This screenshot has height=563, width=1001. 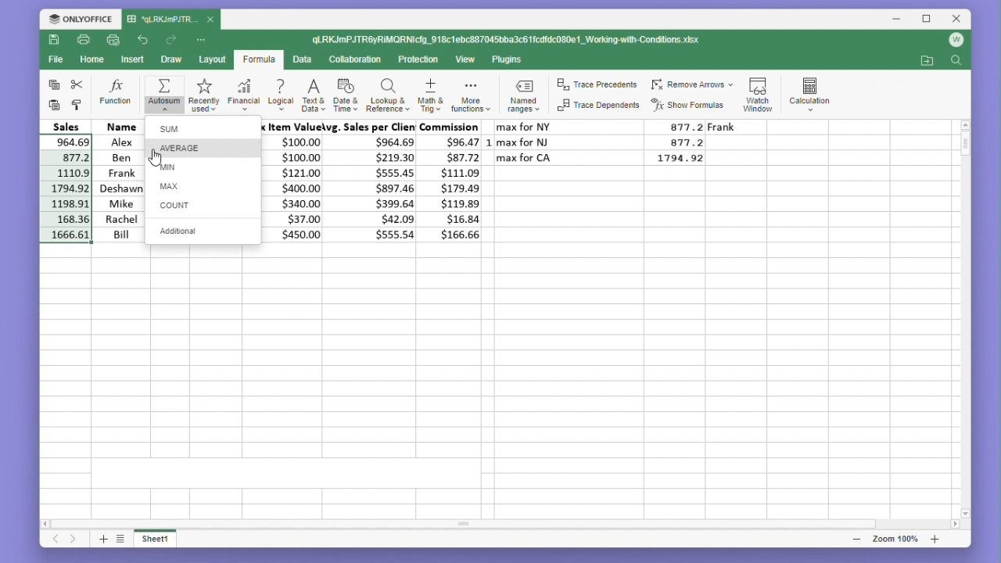 I want to click on Sheet 1, so click(x=163, y=541).